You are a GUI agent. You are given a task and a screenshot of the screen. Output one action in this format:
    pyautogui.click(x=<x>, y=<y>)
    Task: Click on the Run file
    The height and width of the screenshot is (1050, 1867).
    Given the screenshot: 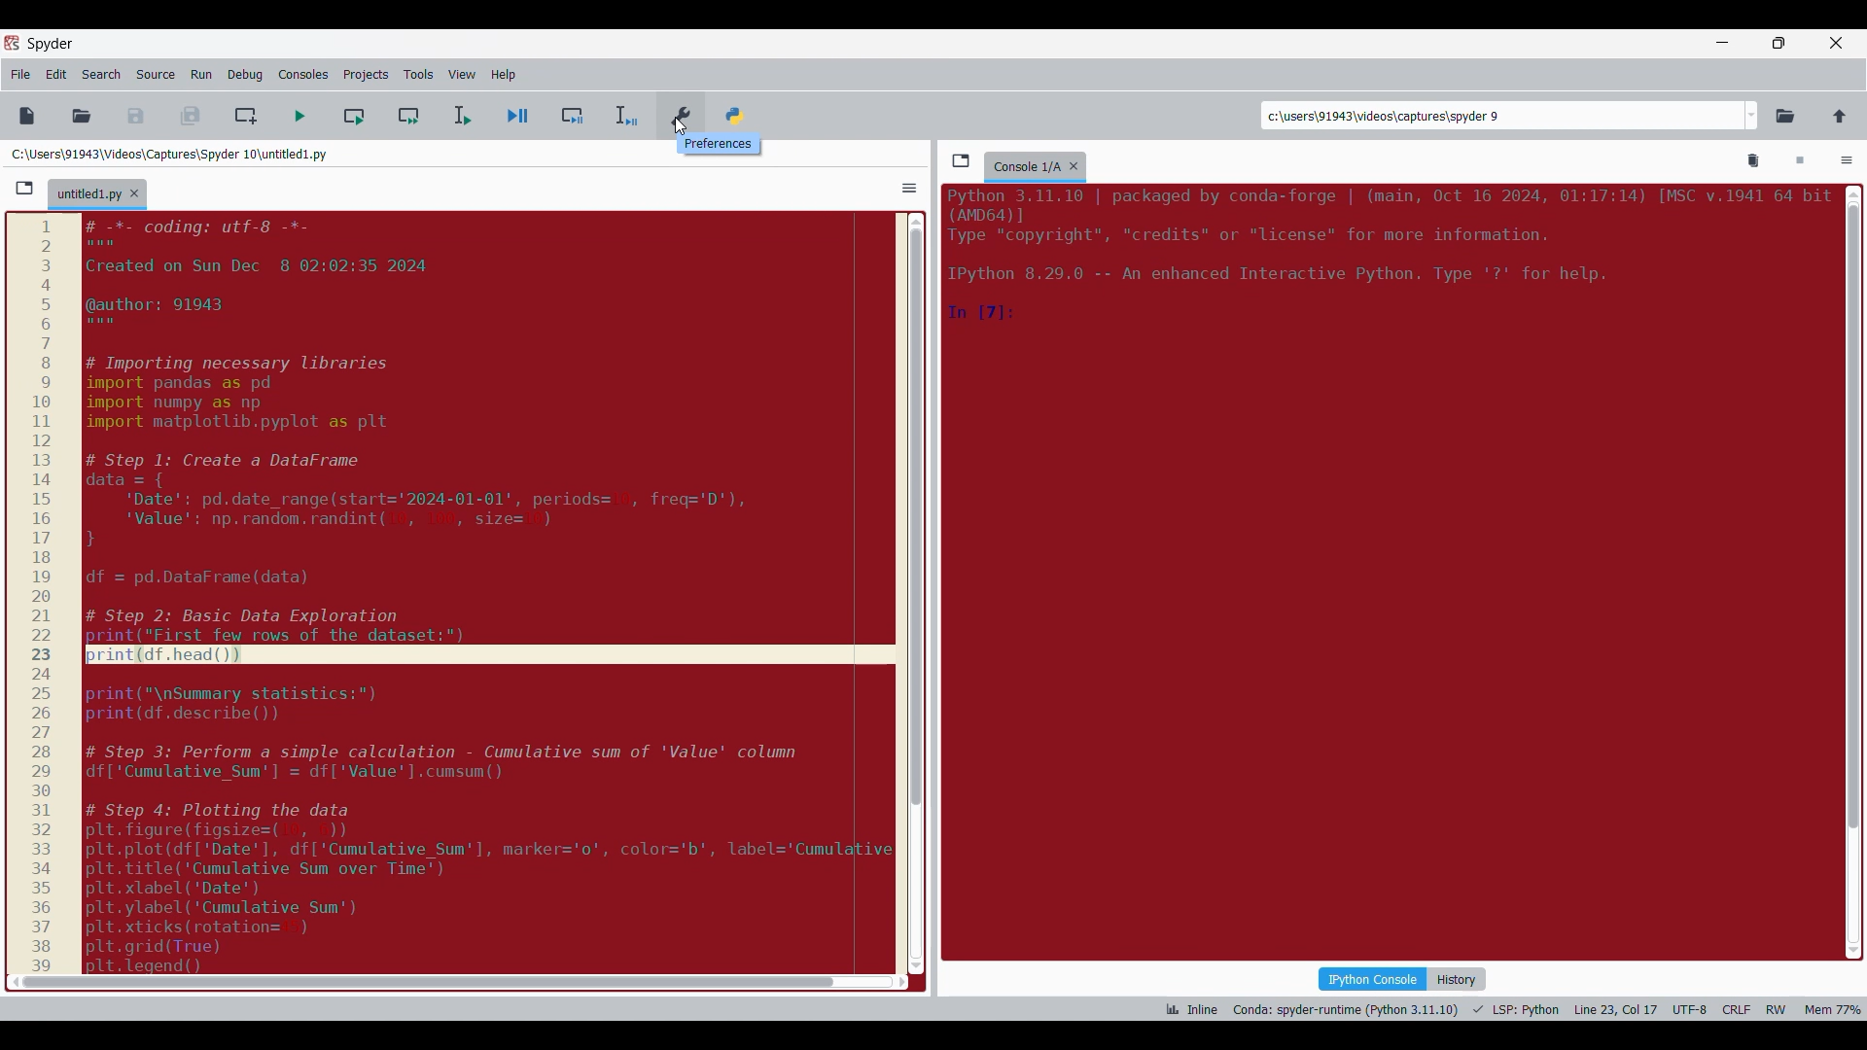 What is the action you would take?
    pyautogui.click(x=299, y=116)
    